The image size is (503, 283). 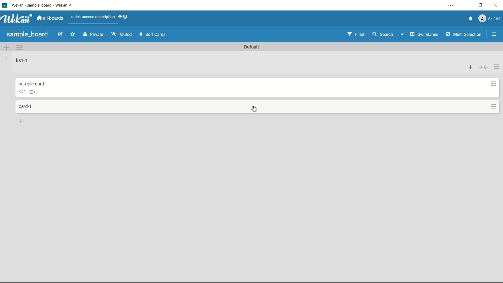 What do you see at coordinates (252, 47) in the screenshot?
I see `default` at bounding box center [252, 47].